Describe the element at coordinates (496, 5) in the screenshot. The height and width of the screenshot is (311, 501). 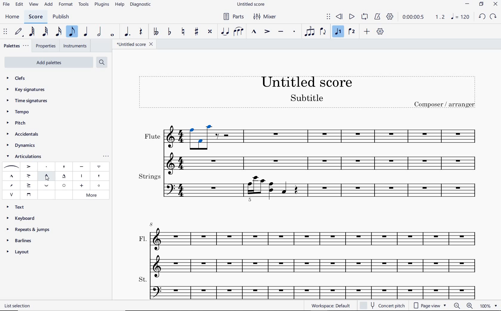
I see `close` at that location.